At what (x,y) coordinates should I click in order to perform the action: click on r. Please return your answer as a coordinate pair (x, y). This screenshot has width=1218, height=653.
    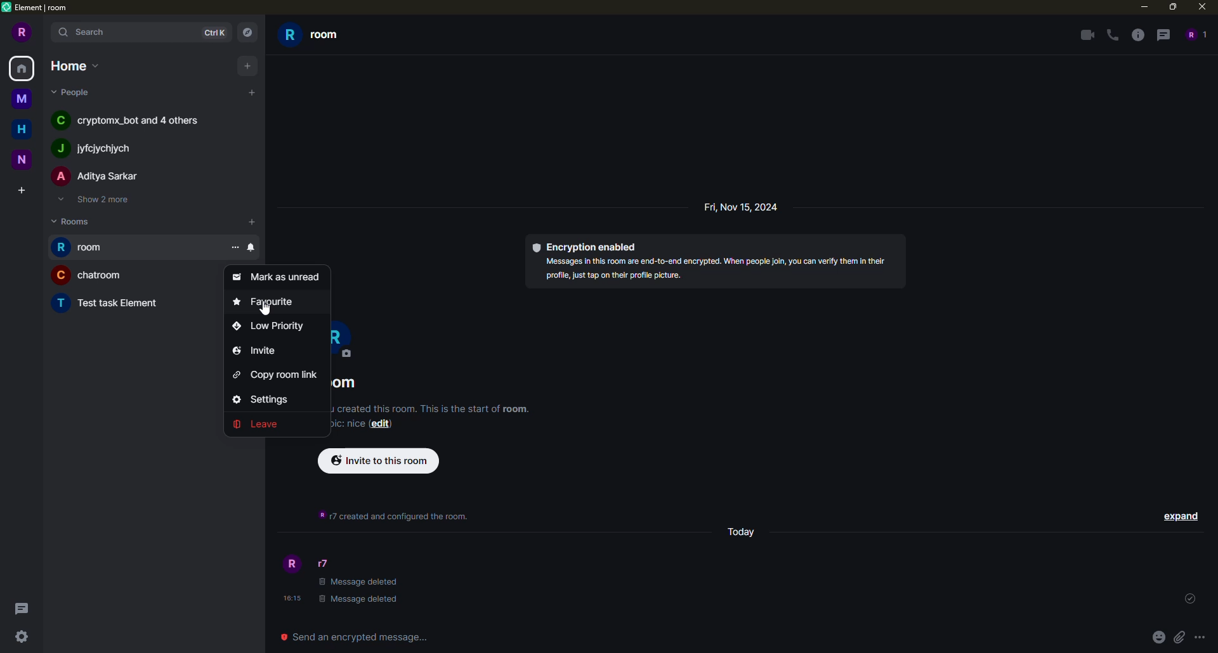
    Looking at the image, I should click on (349, 337).